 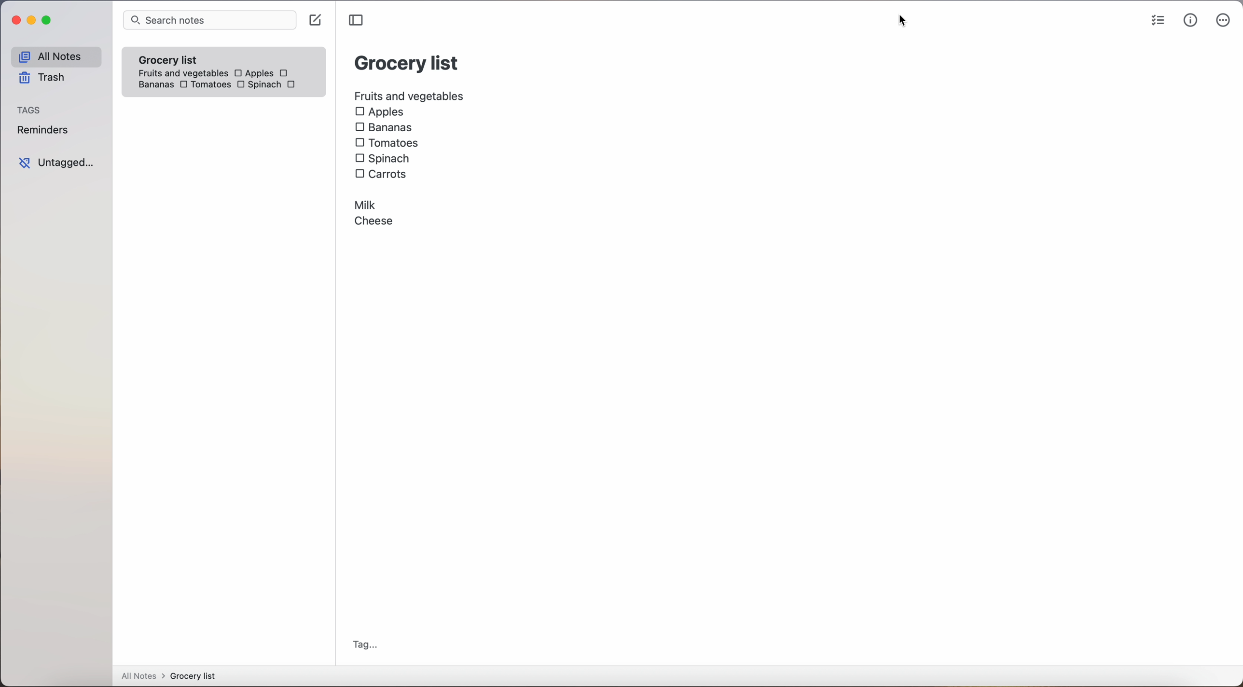 I want to click on toggle sidebar, so click(x=355, y=20).